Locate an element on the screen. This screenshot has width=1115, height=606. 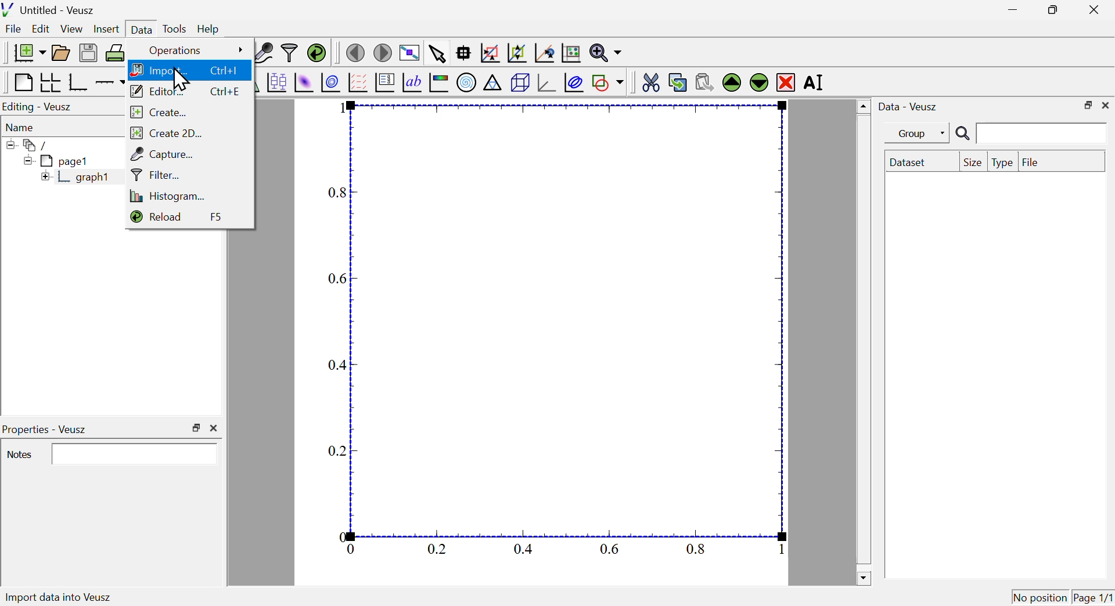
Insert is located at coordinates (105, 28).